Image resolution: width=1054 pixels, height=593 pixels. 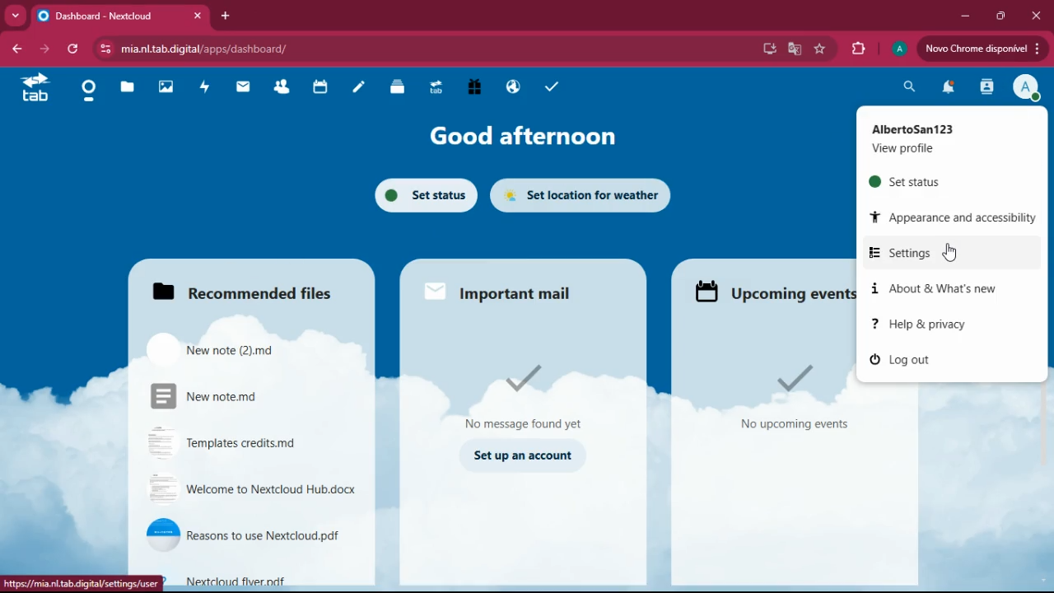 I want to click on files, so click(x=127, y=89).